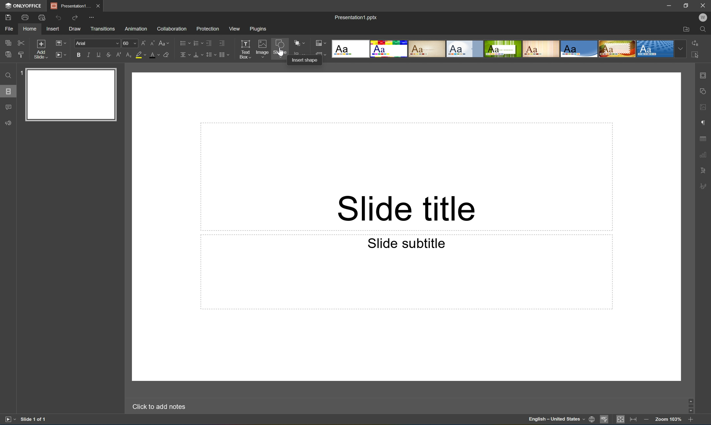  What do you see at coordinates (355, 19) in the screenshot?
I see `Presentation1.pptx` at bounding box center [355, 19].